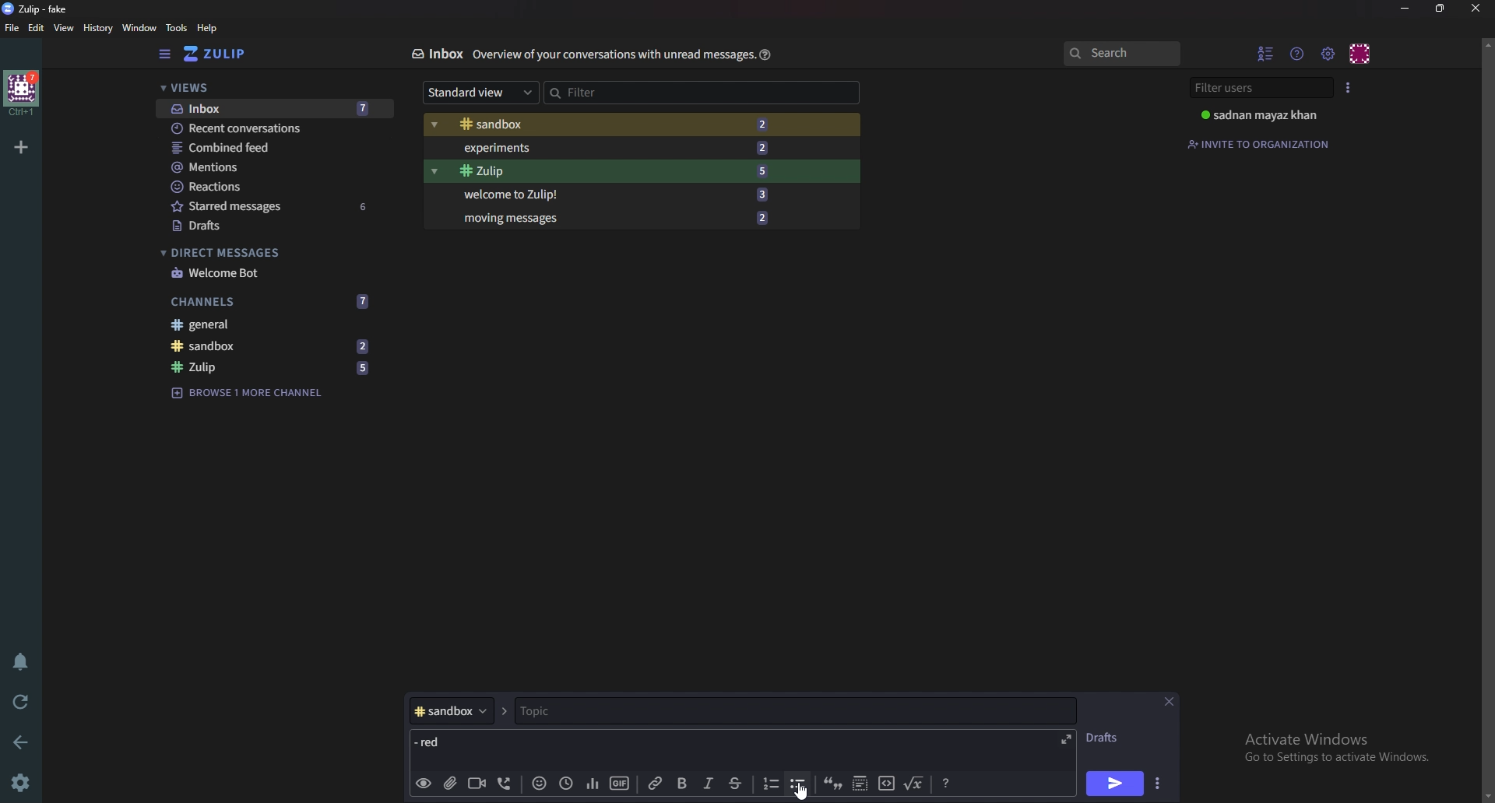 The width and height of the screenshot is (1495, 803). I want to click on Resize, so click(1443, 8).